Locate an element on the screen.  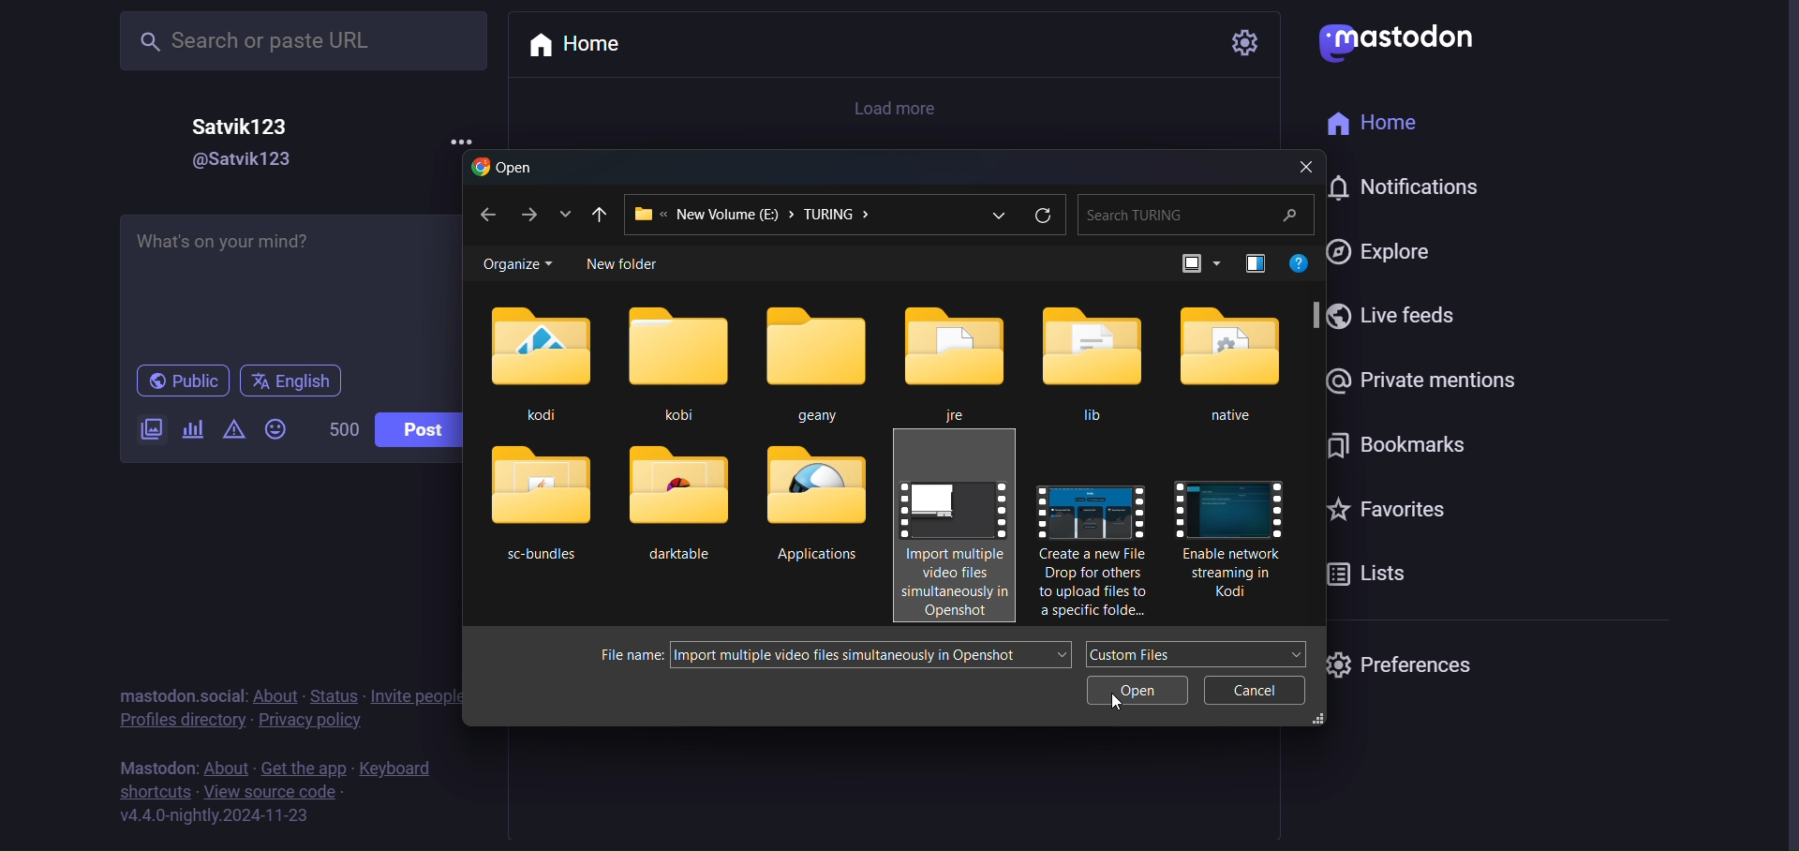
home is located at coordinates (1382, 124).